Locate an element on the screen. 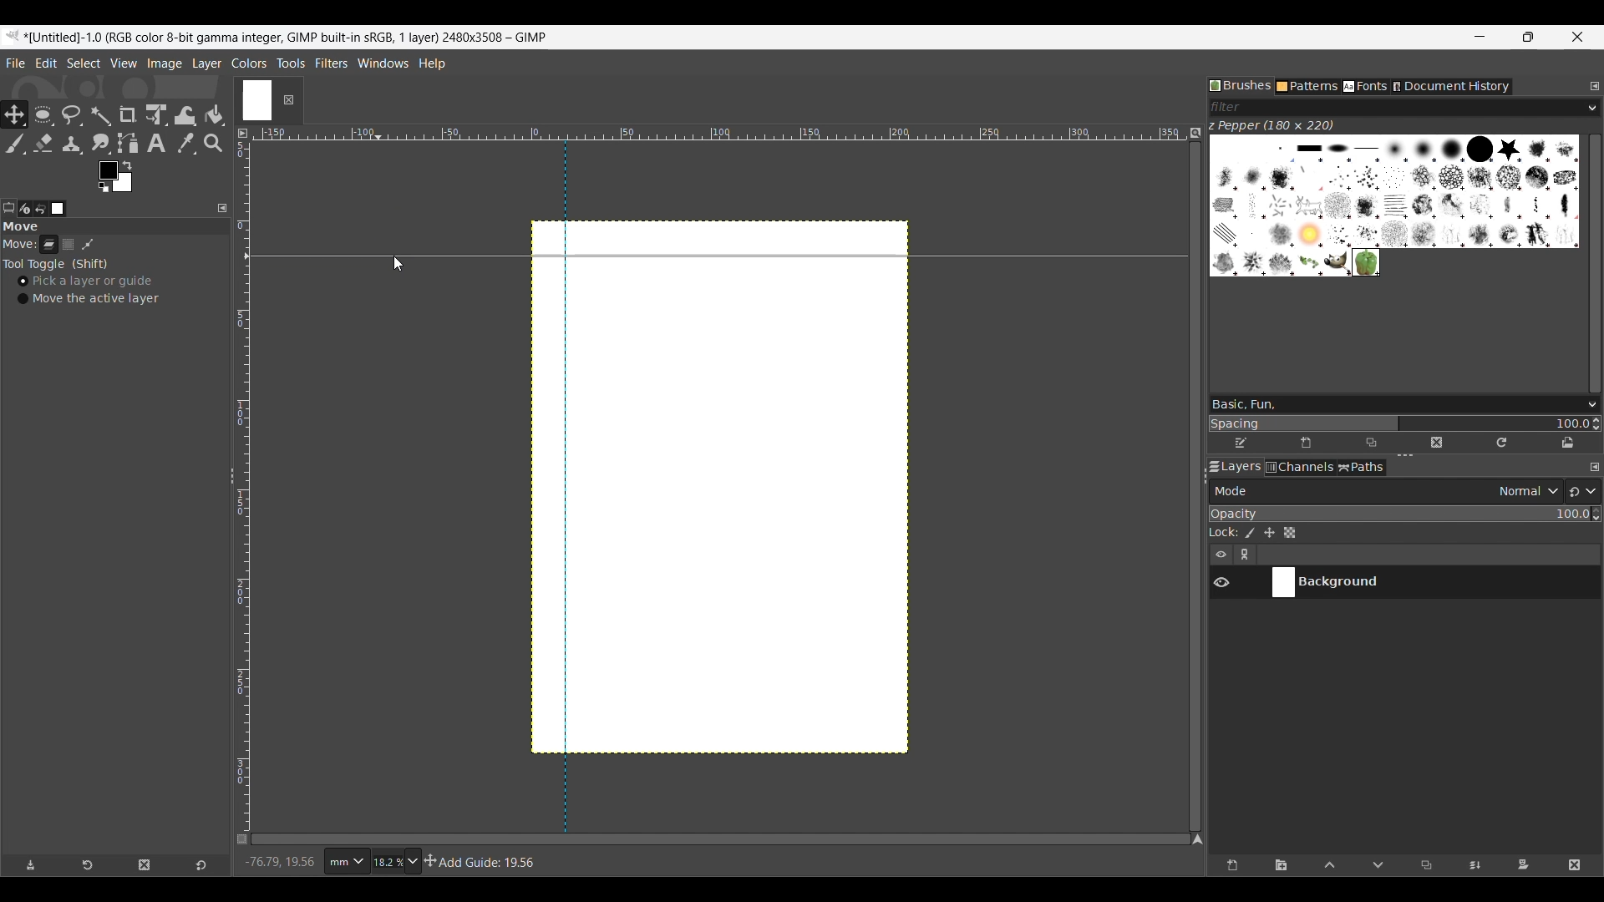  Navigate the image display is located at coordinates (1197, 839).